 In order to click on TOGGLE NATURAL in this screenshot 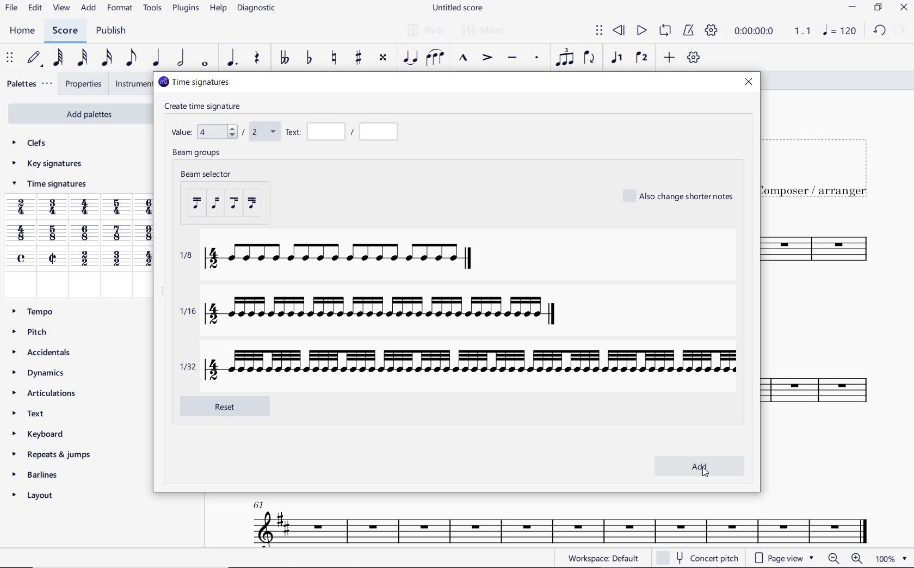, I will do `click(336, 58)`.